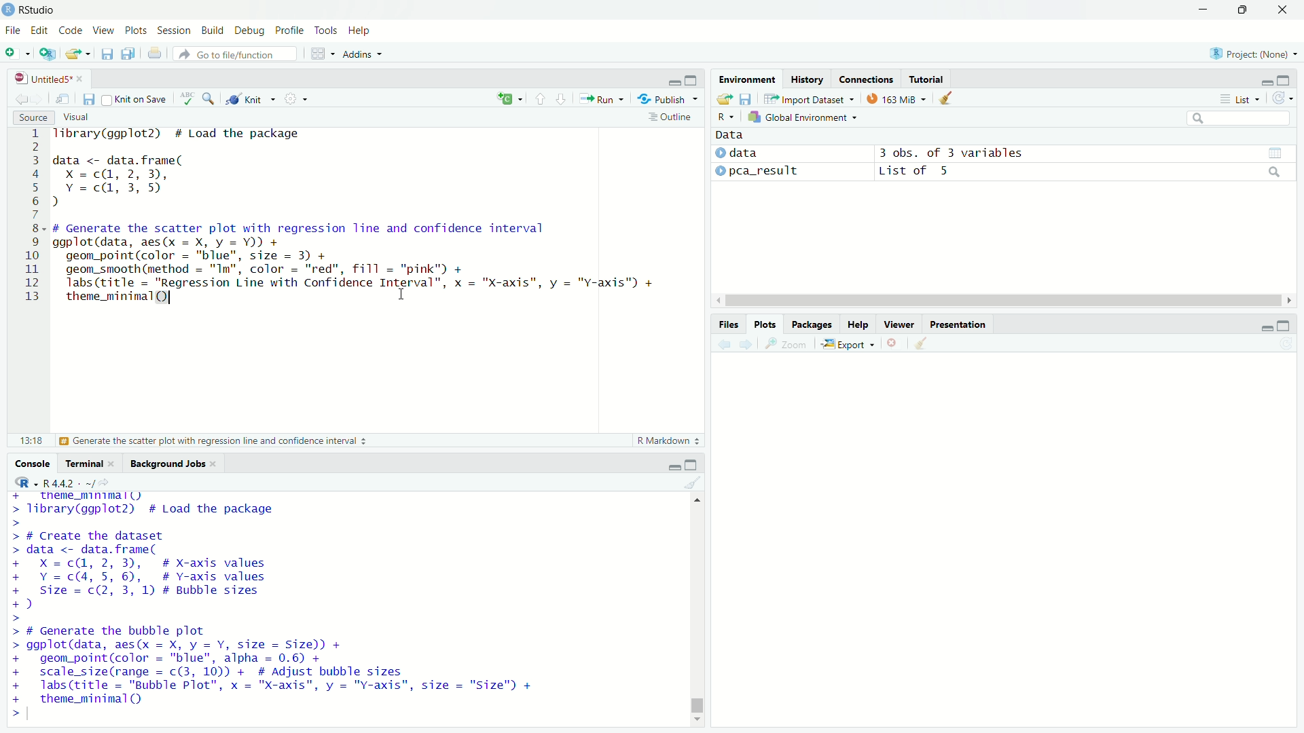 This screenshot has height=733, width=1304. I want to click on Edit, so click(39, 30).